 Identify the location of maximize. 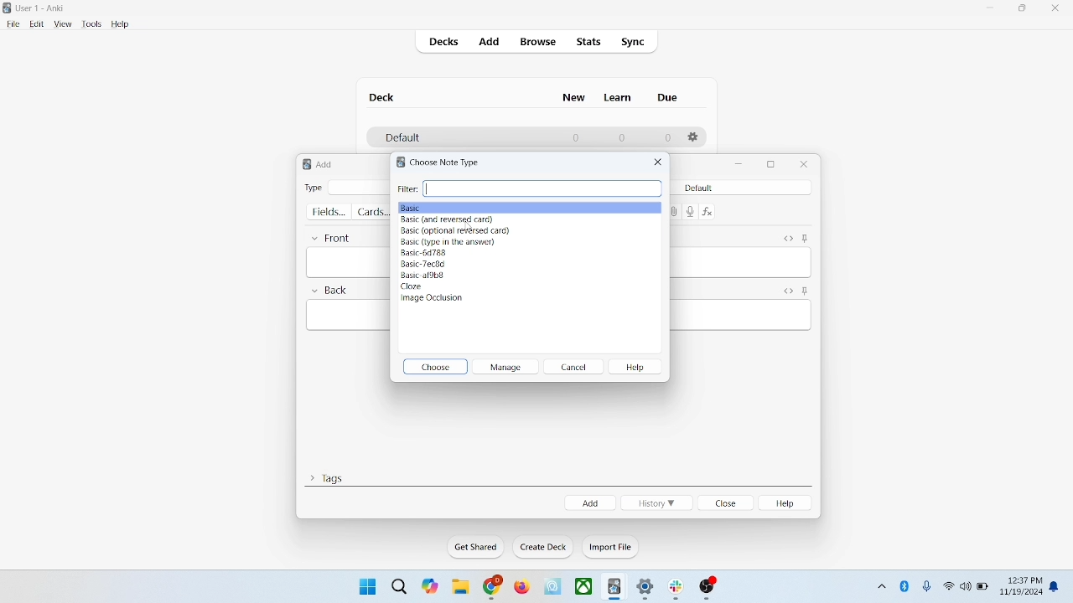
(1023, 11).